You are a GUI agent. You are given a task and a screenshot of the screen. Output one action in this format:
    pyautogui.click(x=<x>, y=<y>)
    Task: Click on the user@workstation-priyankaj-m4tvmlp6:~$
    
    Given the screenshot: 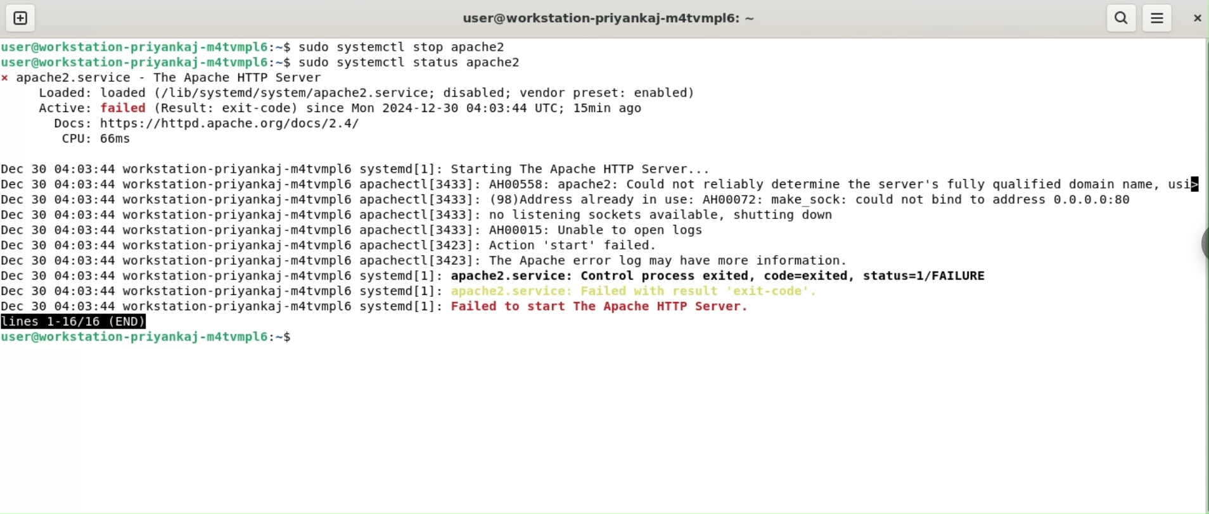 What is the action you would take?
    pyautogui.click(x=148, y=63)
    